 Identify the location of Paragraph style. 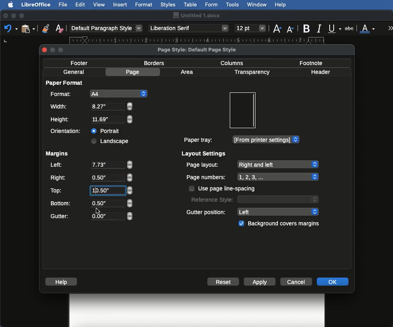
(107, 28).